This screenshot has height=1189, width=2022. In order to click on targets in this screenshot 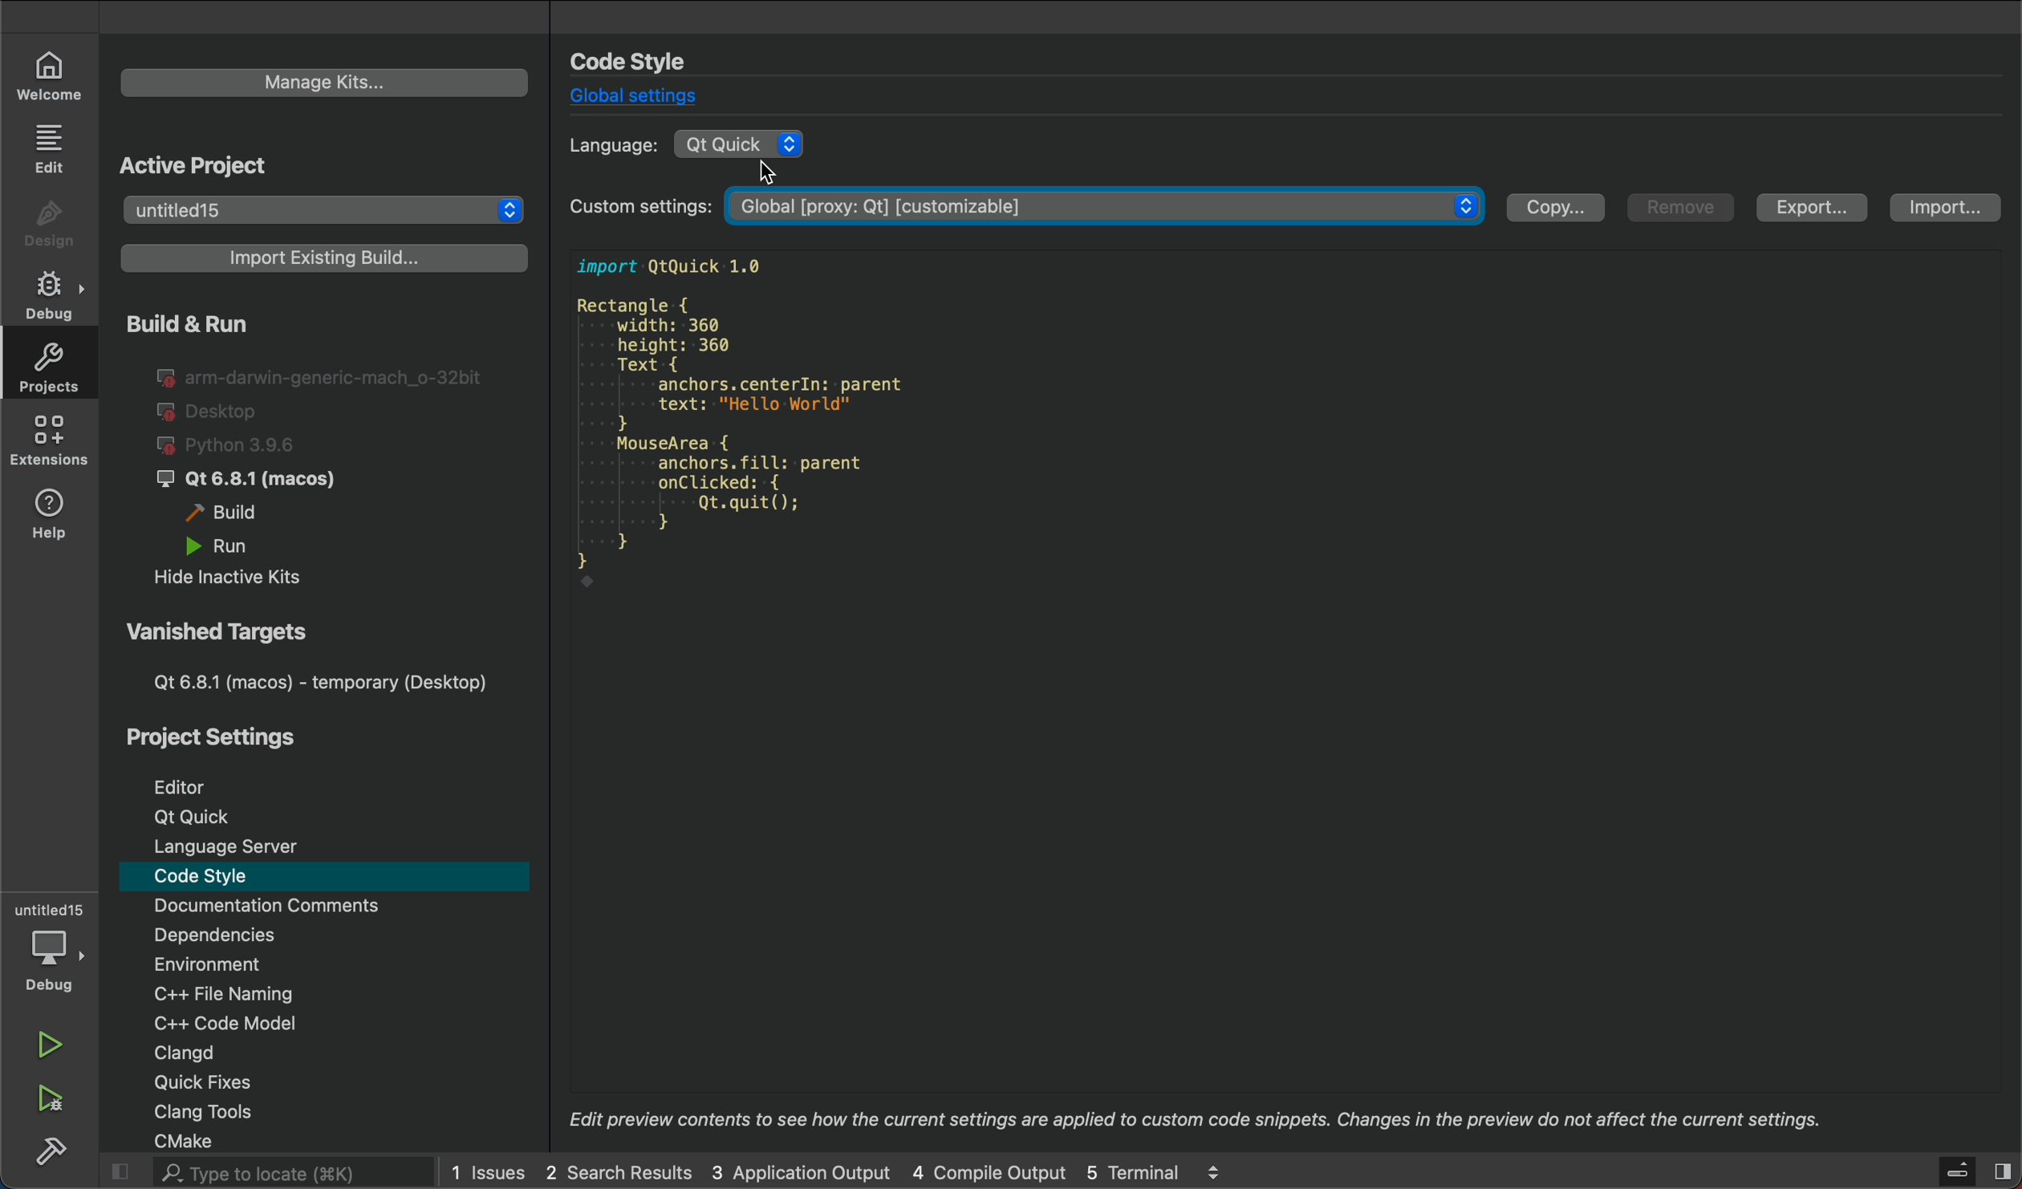, I will do `click(311, 657)`.